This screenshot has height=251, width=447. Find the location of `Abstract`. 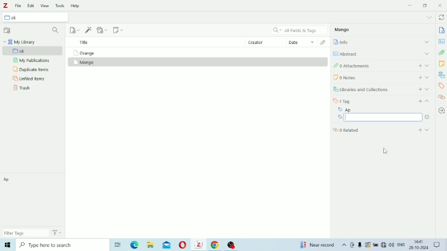

Abstract is located at coordinates (442, 41).